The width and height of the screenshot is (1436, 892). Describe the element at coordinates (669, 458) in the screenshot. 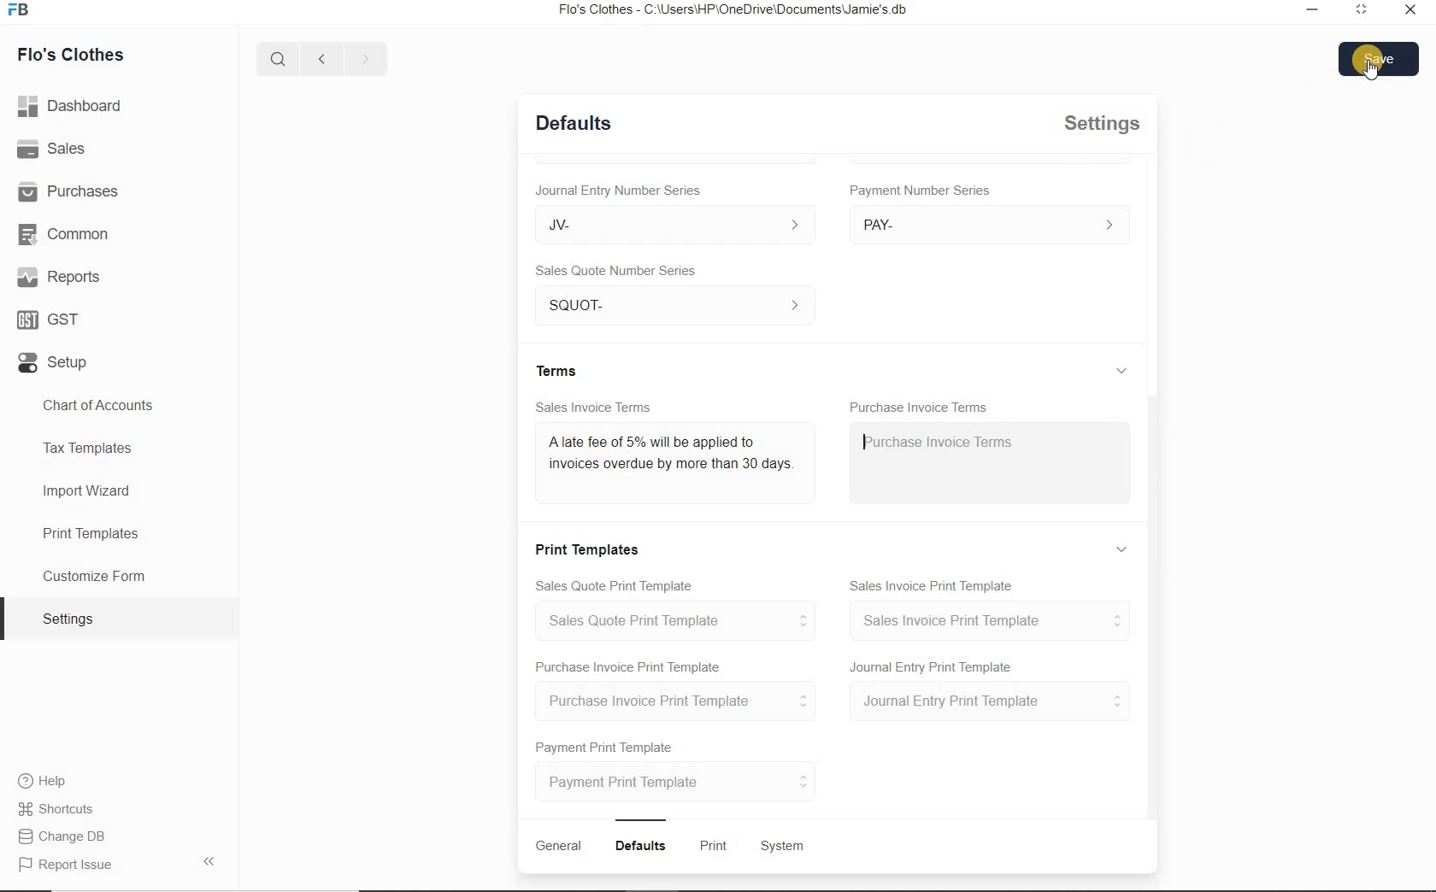

I see `A late fee of 5% will be applied toinvoiced overdue by more than 30 days` at that location.